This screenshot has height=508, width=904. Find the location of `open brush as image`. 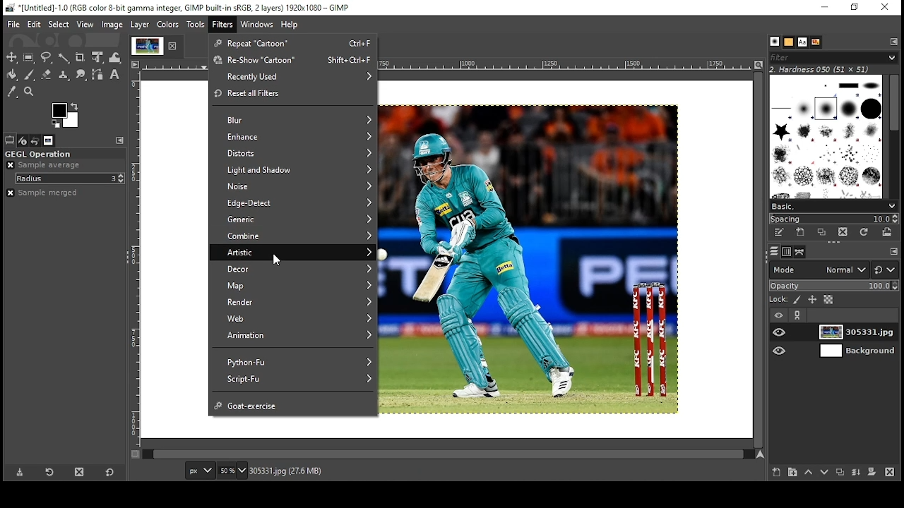

open brush as image is located at coordinates (888, 232).